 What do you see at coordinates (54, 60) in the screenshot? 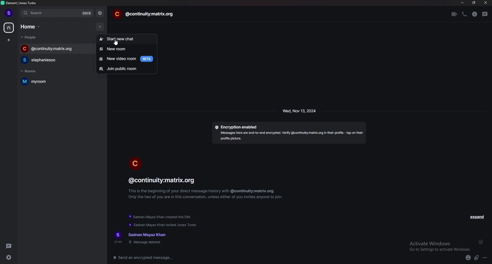
I see `chat` at bounding box center [54, 60].